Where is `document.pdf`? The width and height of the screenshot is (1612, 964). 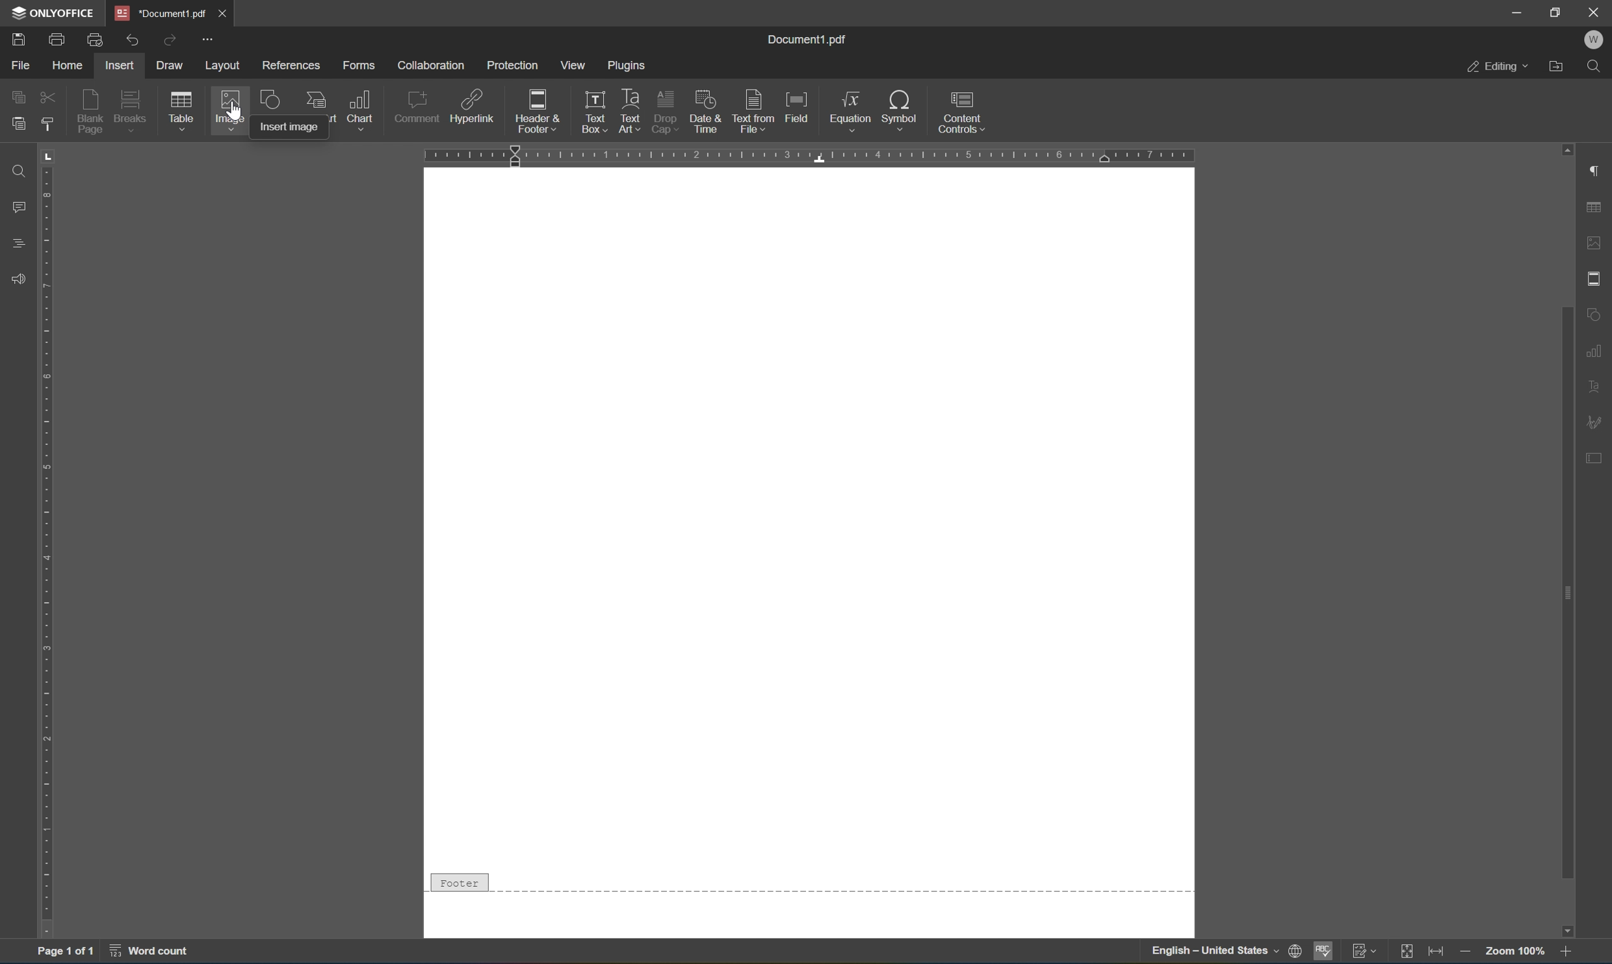
document.pdf is located at coordinates (161, 12).